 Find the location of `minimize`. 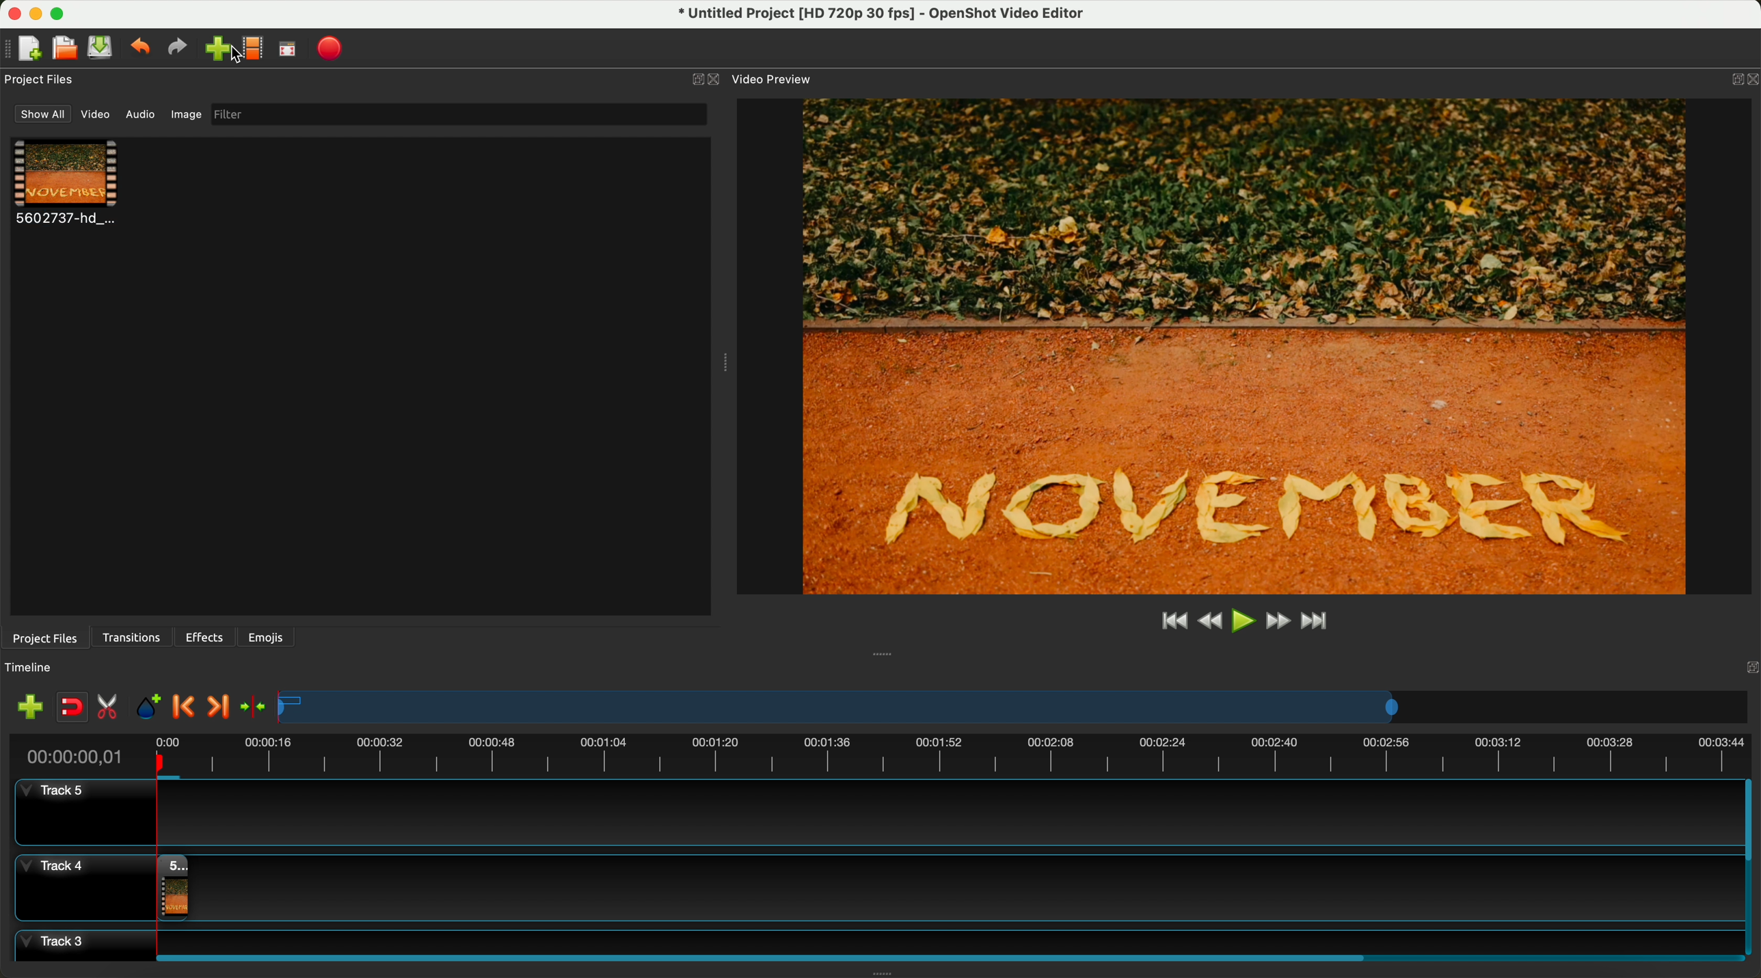

minimize is located at coordinates (36, 16).